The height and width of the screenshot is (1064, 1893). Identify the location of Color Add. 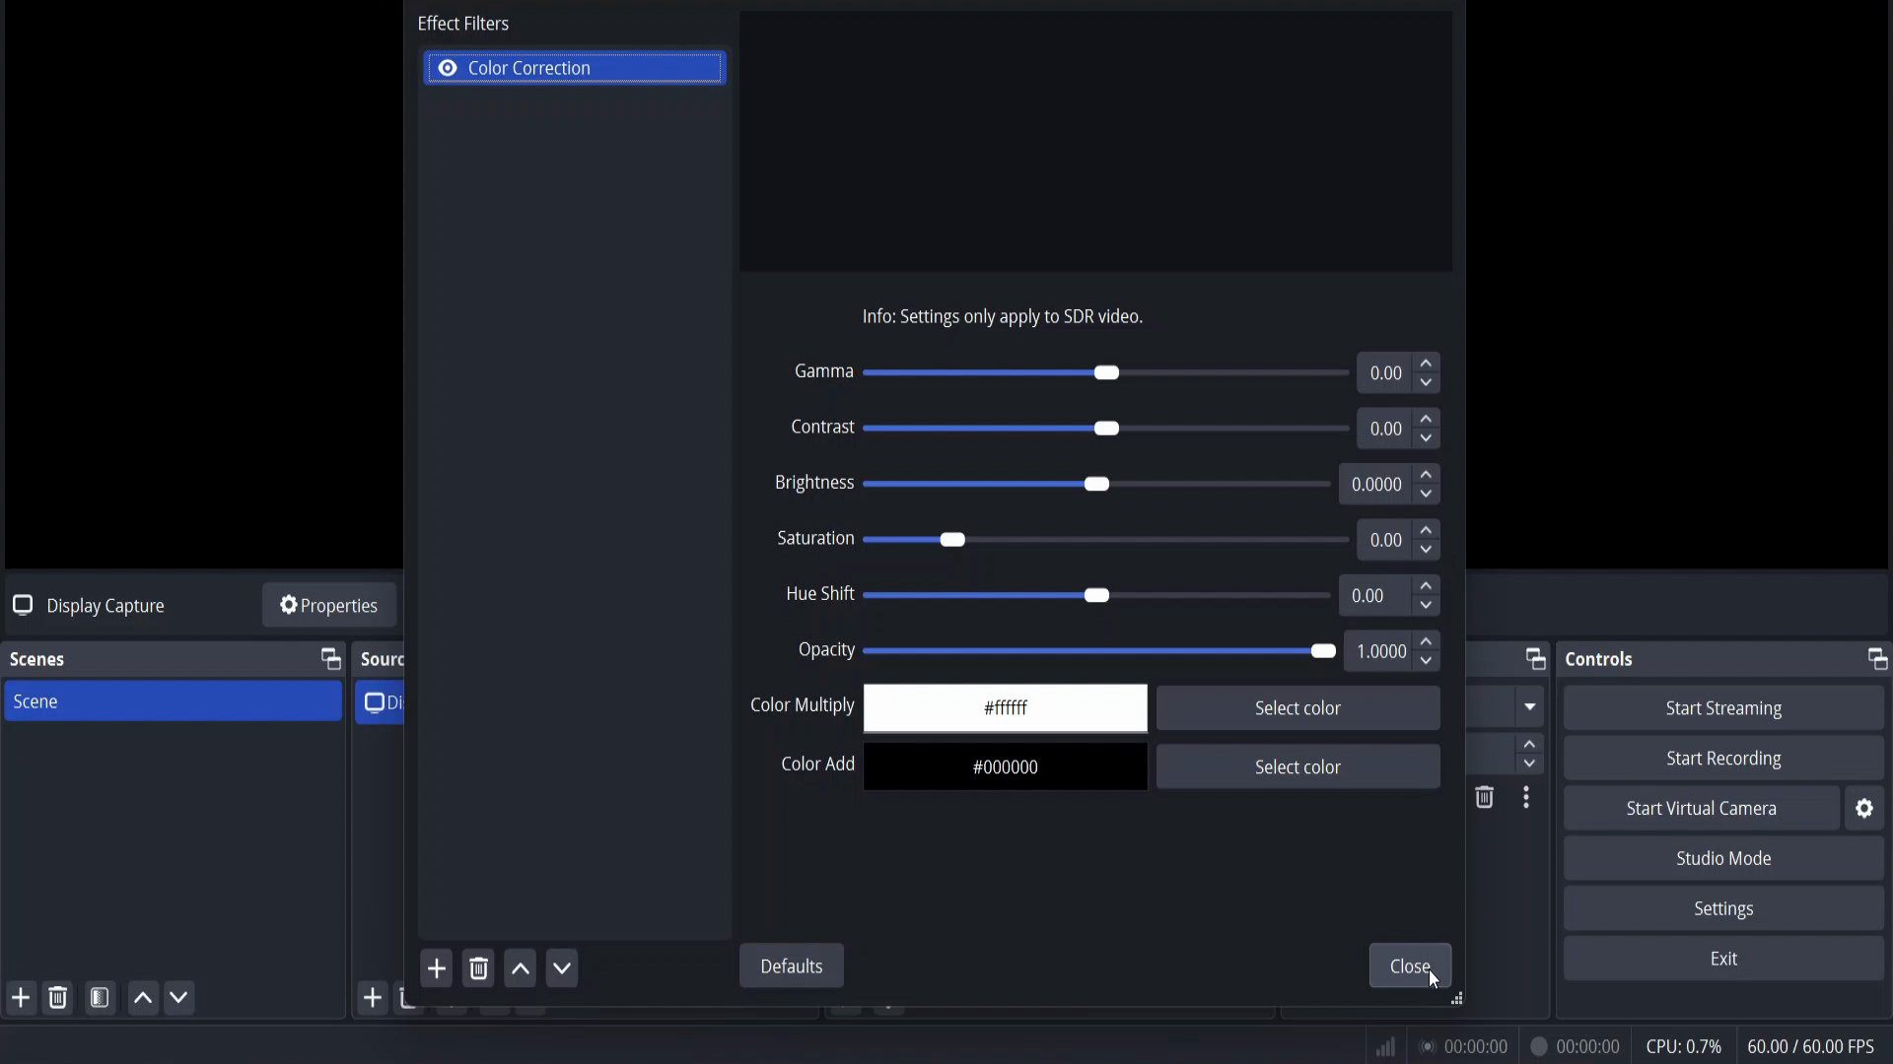
(807, 763).